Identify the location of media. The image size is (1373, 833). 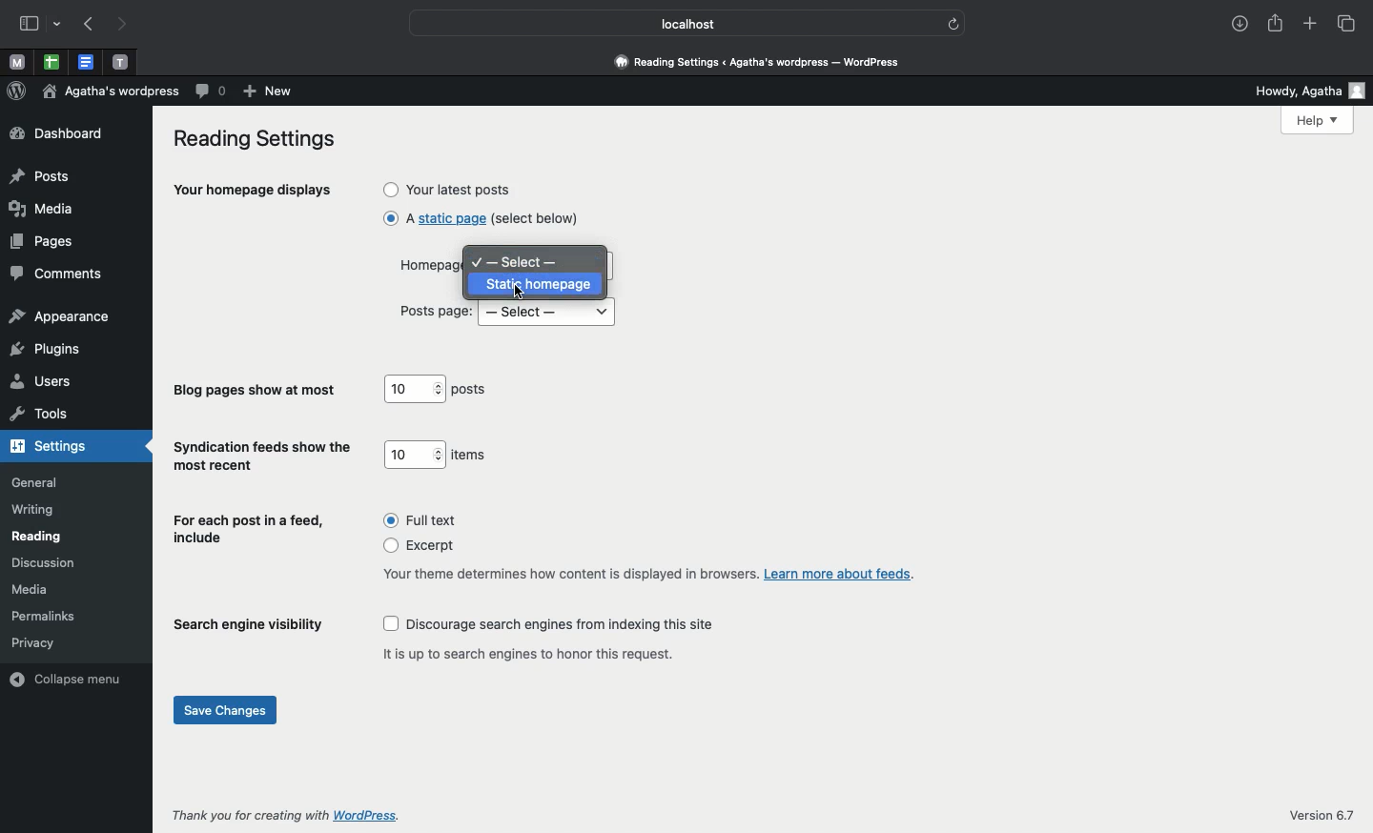
(33, 589).